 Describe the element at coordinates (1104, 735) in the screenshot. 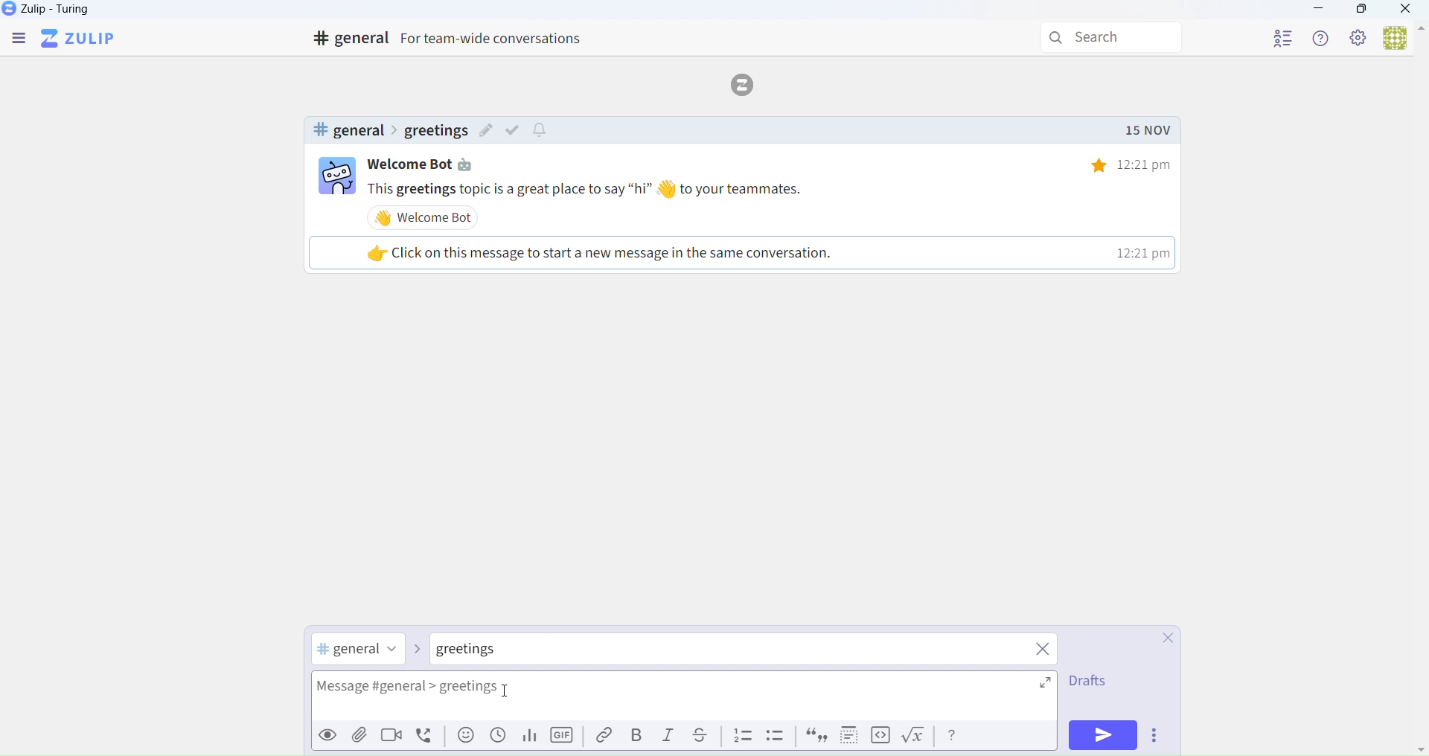

I see `Send` at that location.